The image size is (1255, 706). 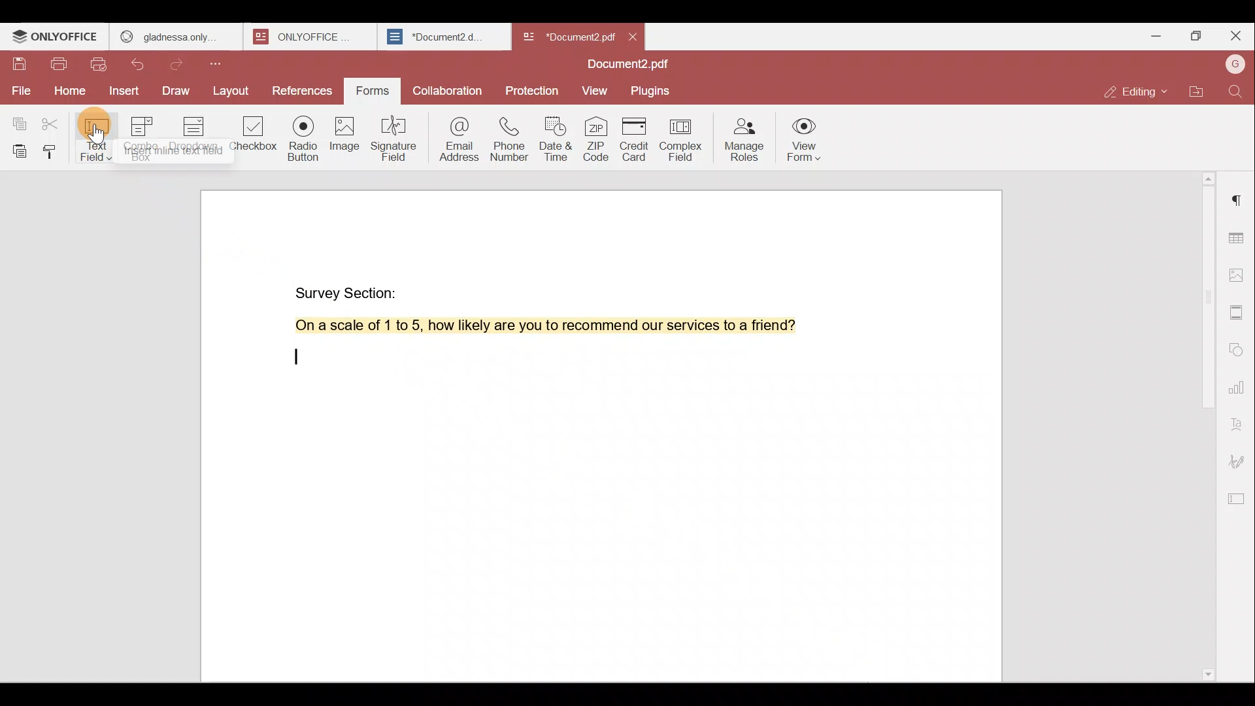 What do you see at coordinates (1235, 36) in the screenshot?
I see `Close` at bounding box center [1235, 36].